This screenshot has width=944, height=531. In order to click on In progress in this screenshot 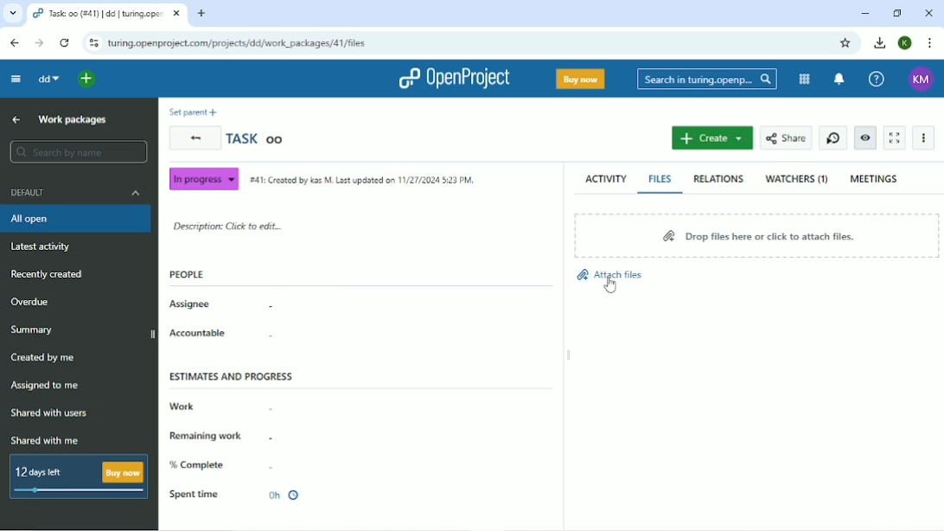, I will do `click(205, 179)`.